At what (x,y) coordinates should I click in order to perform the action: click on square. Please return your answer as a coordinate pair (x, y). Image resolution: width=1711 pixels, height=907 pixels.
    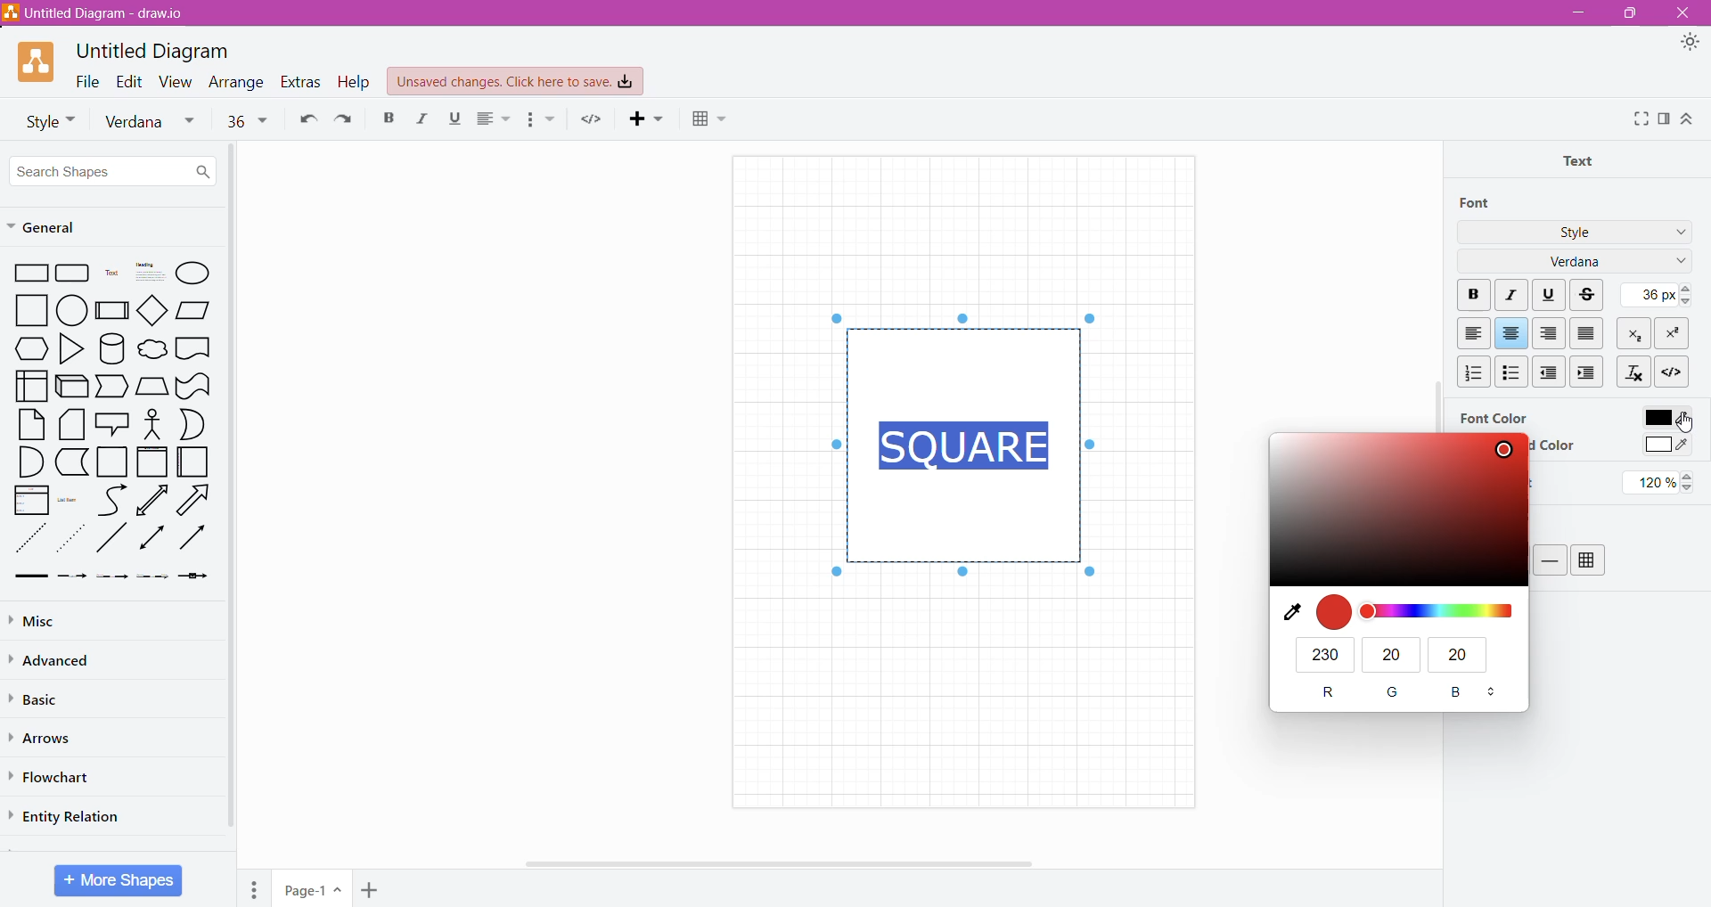
    Looking at the image, I should click on (26, 310).